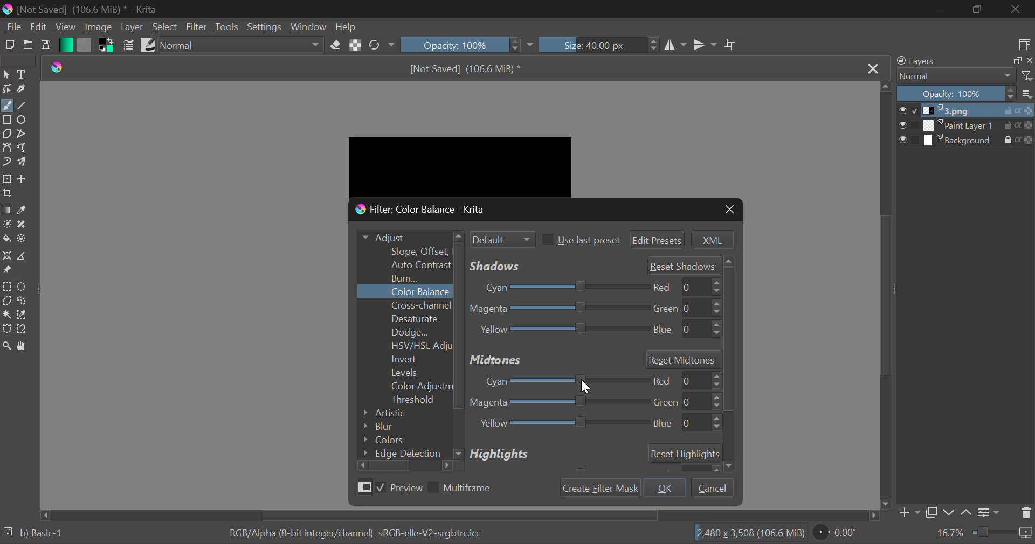 This screenshot has width=1035, height=544. What do you see at coordinates (25, 180) in the screenshot?
I see `Move Layer` at bounding box center [25, 180].